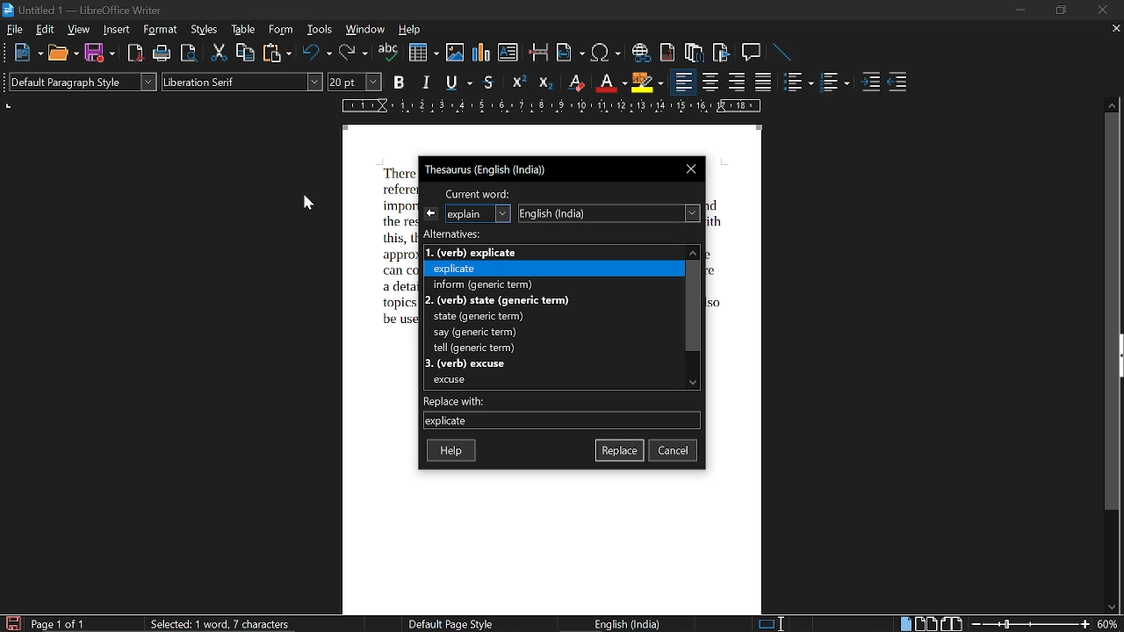  I want to click on vertical scrollbar, so click(693, 307).